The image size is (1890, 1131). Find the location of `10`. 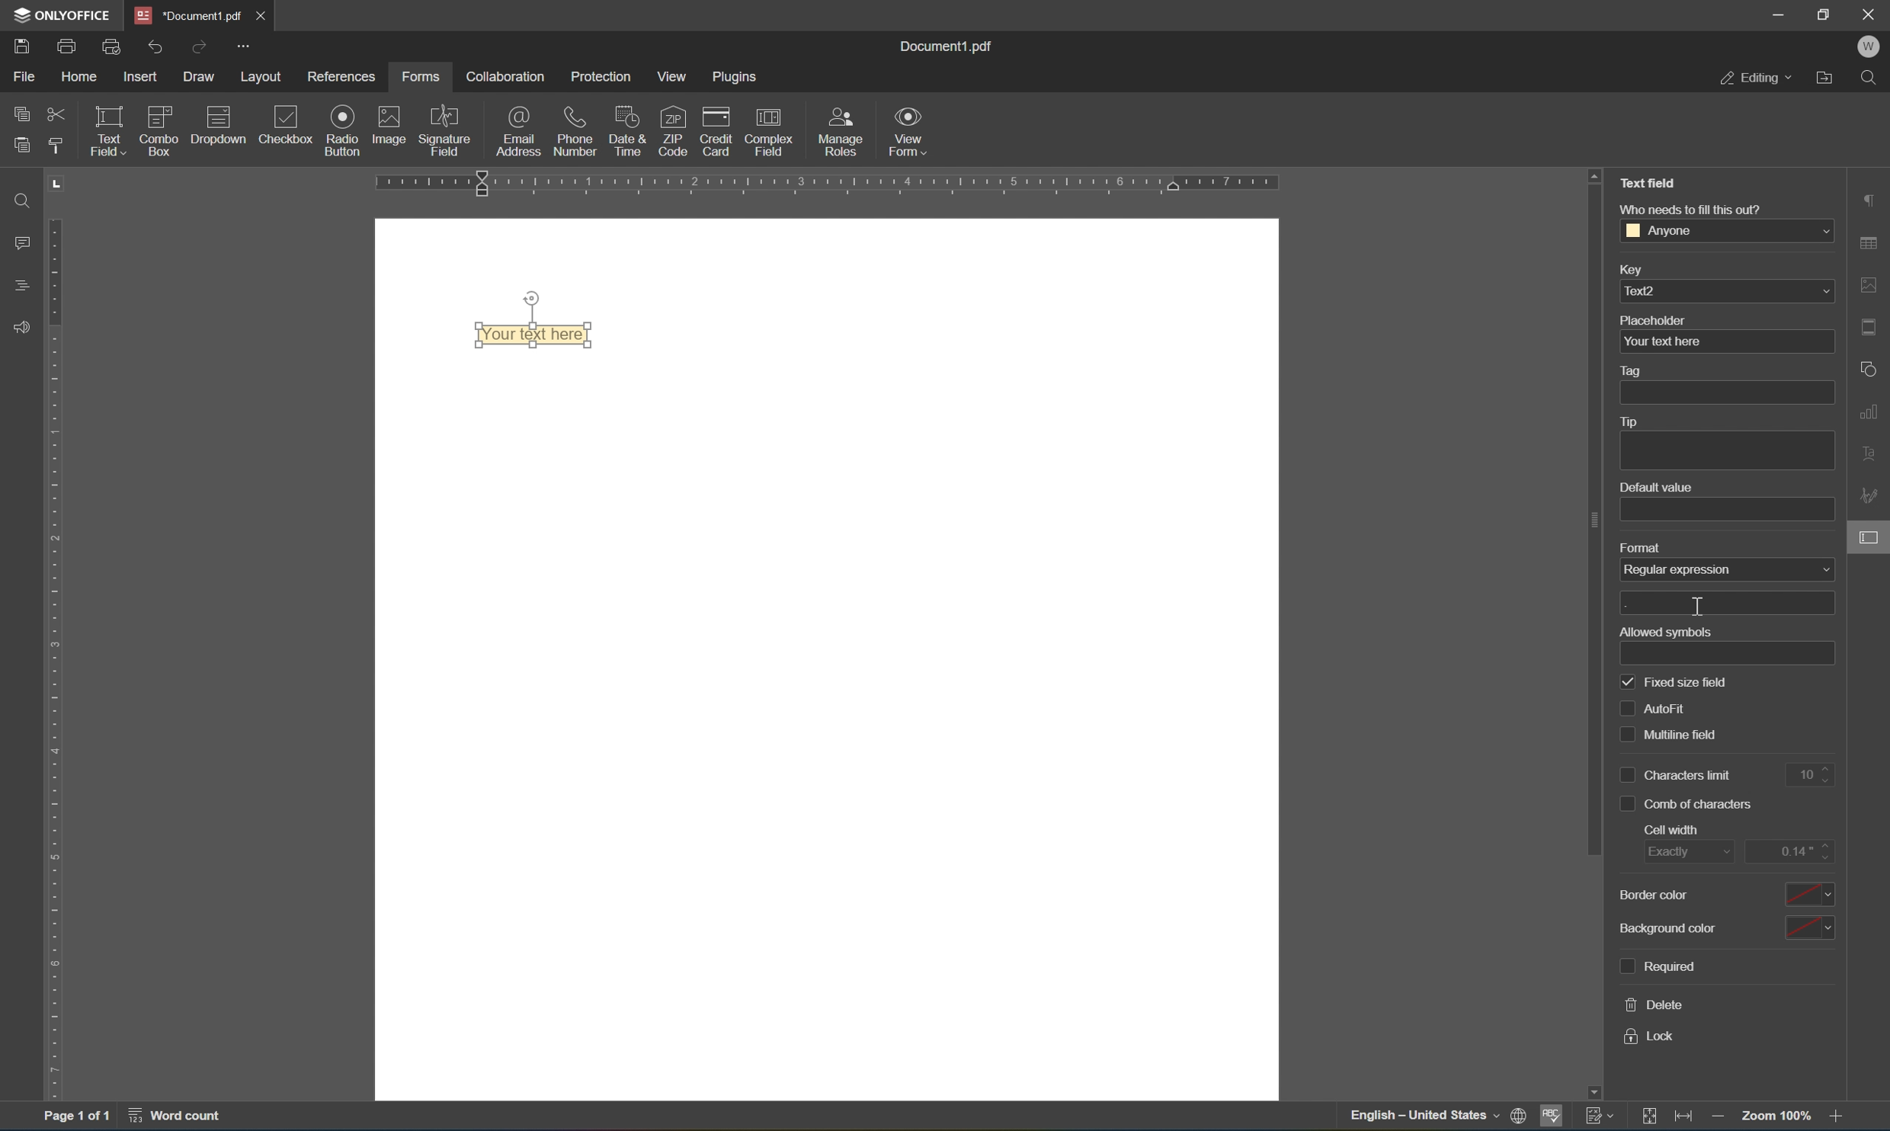

10 is located at coordinates (1811, 775).